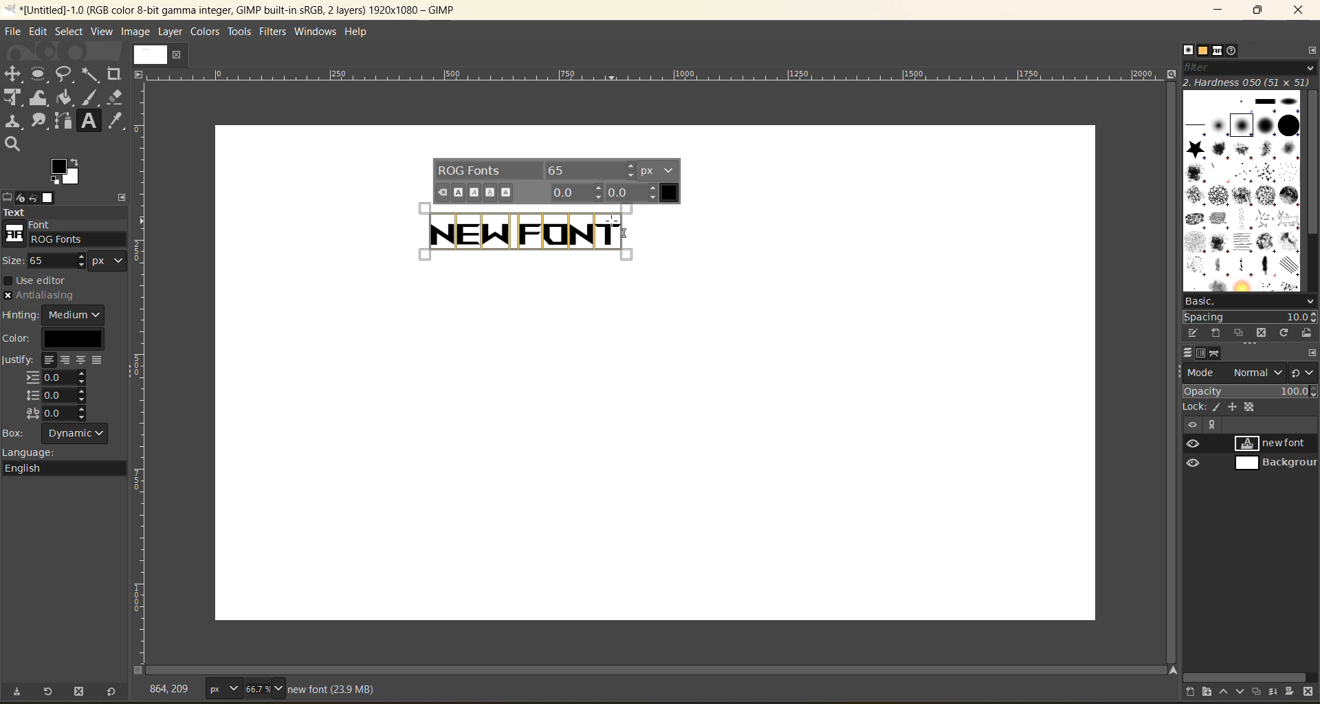 This screenshot has width=1320, height=704. What do you see at coordinates (331, 690) in the screenshot?
I see `metadata` at bounding box center [331, 690].